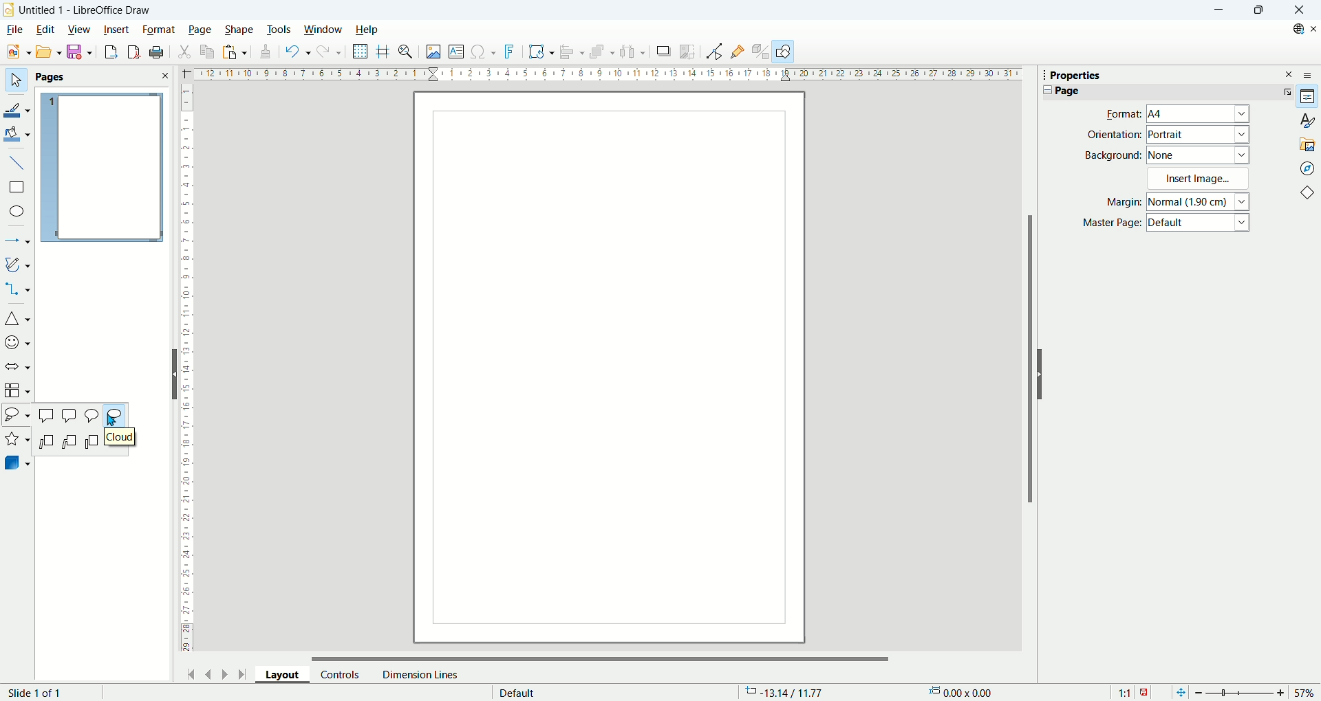  I want to click on zoom and pan, so click(407, 53).